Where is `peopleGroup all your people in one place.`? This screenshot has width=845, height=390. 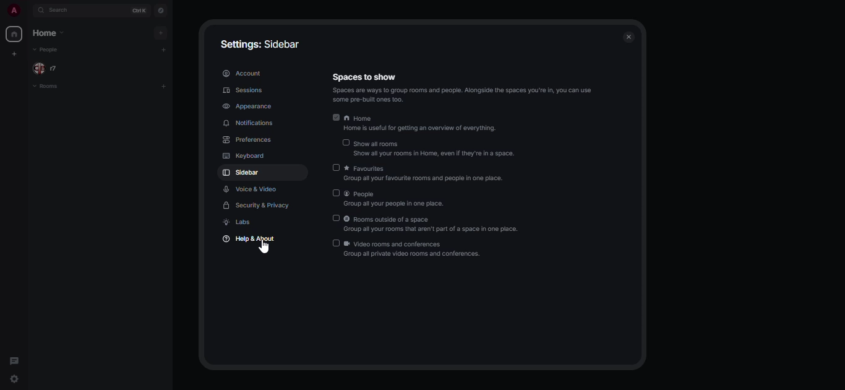 peopleGroup all your people in one place. is located at coordinates (387, 198).